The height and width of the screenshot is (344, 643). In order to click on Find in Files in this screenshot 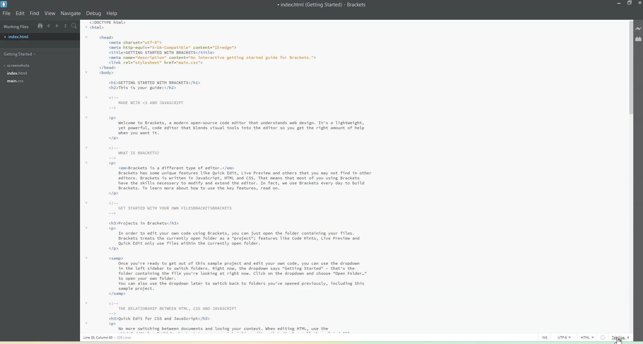, I will do `click(74, 26)`.